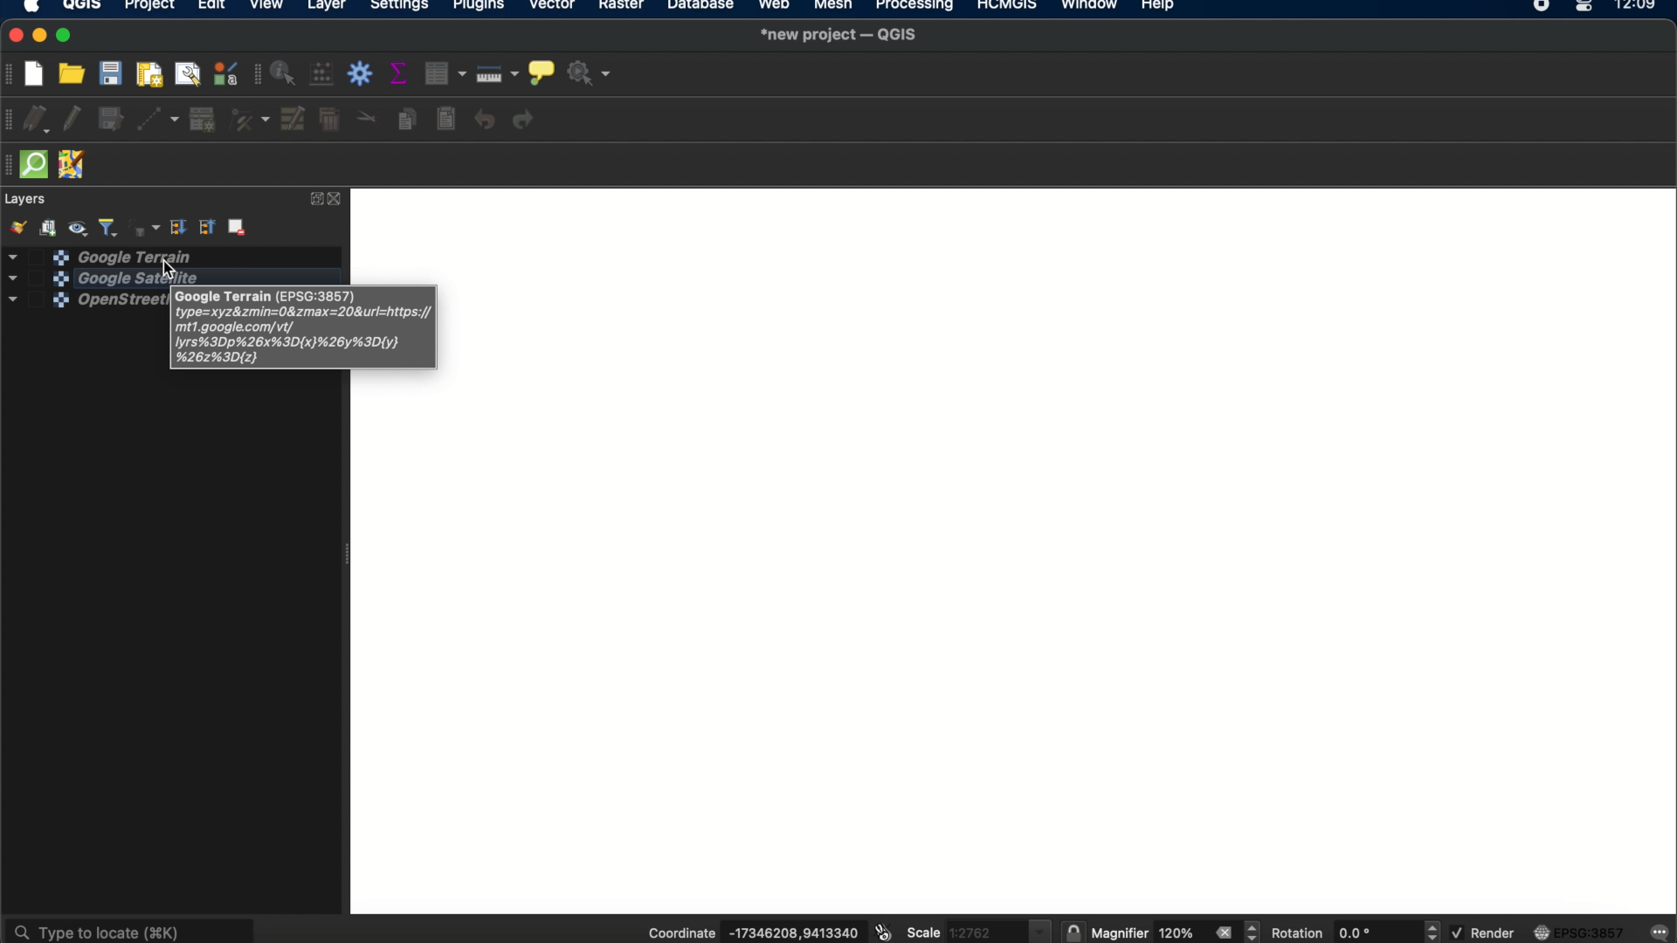  What do you see at coordinates (625, 8) in the screenshot?
I see `raster` at bounding box center [625, 8].